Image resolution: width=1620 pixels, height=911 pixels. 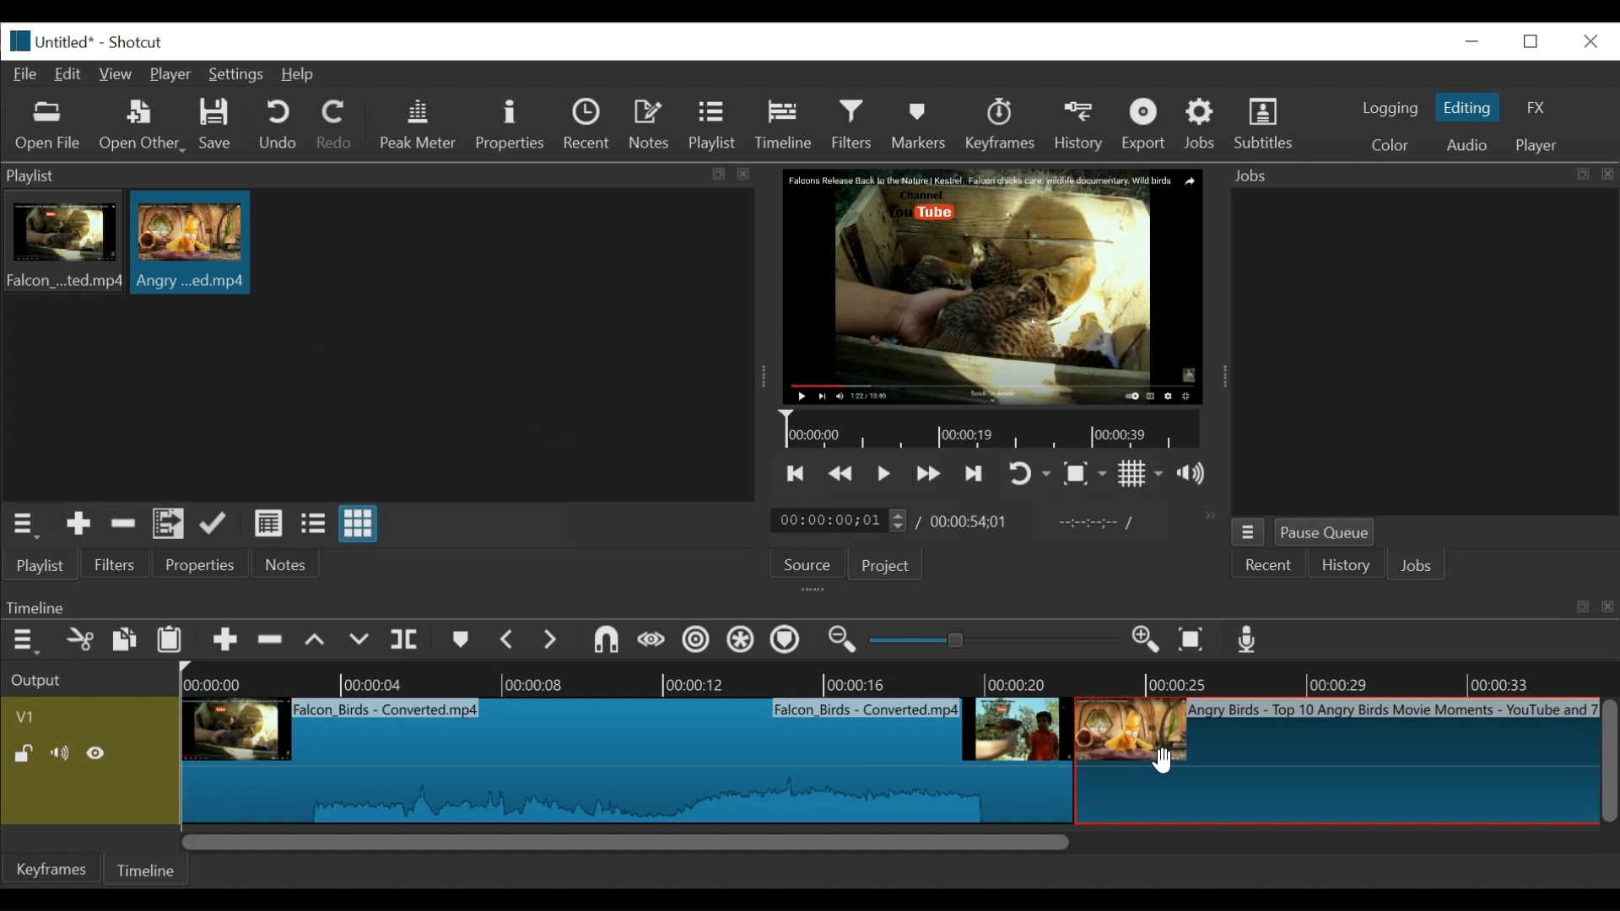 I want to click on overwrite, so click(x=362, y=640).